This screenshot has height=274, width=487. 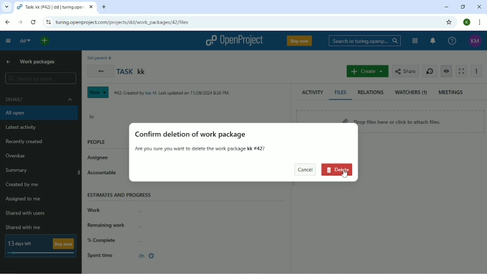 I want to click on hi, so click(x=92, y=116).